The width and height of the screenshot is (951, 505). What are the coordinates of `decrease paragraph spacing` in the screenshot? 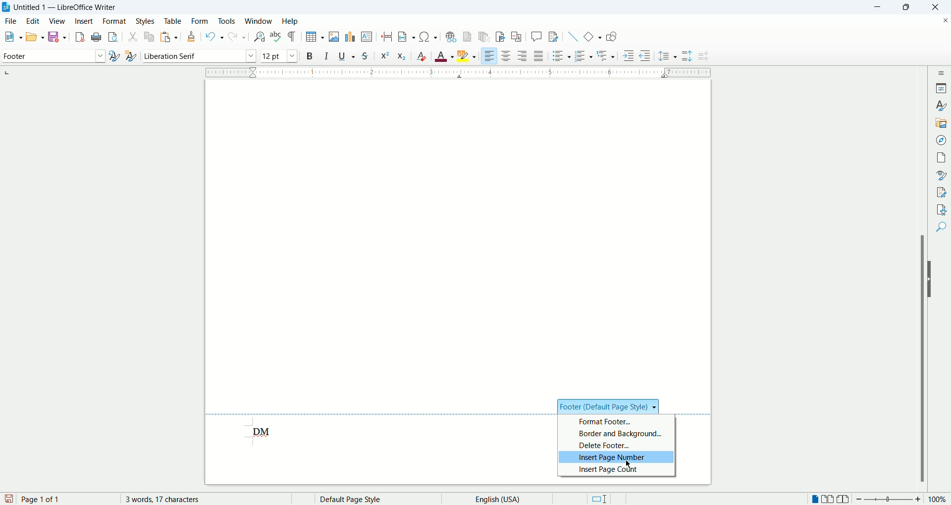 It's located at (703, 56).